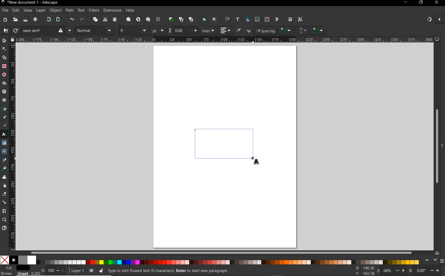 This screenshot has width=445, height=276. What do you see at coordinates (267, 19) in the screenshot?
I see `open selectors` at bounding box center [267, 19].